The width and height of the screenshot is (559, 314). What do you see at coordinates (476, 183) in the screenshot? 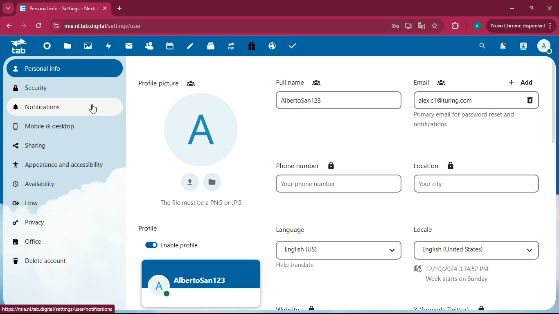
I see `location` at bounding box center [476, 183].